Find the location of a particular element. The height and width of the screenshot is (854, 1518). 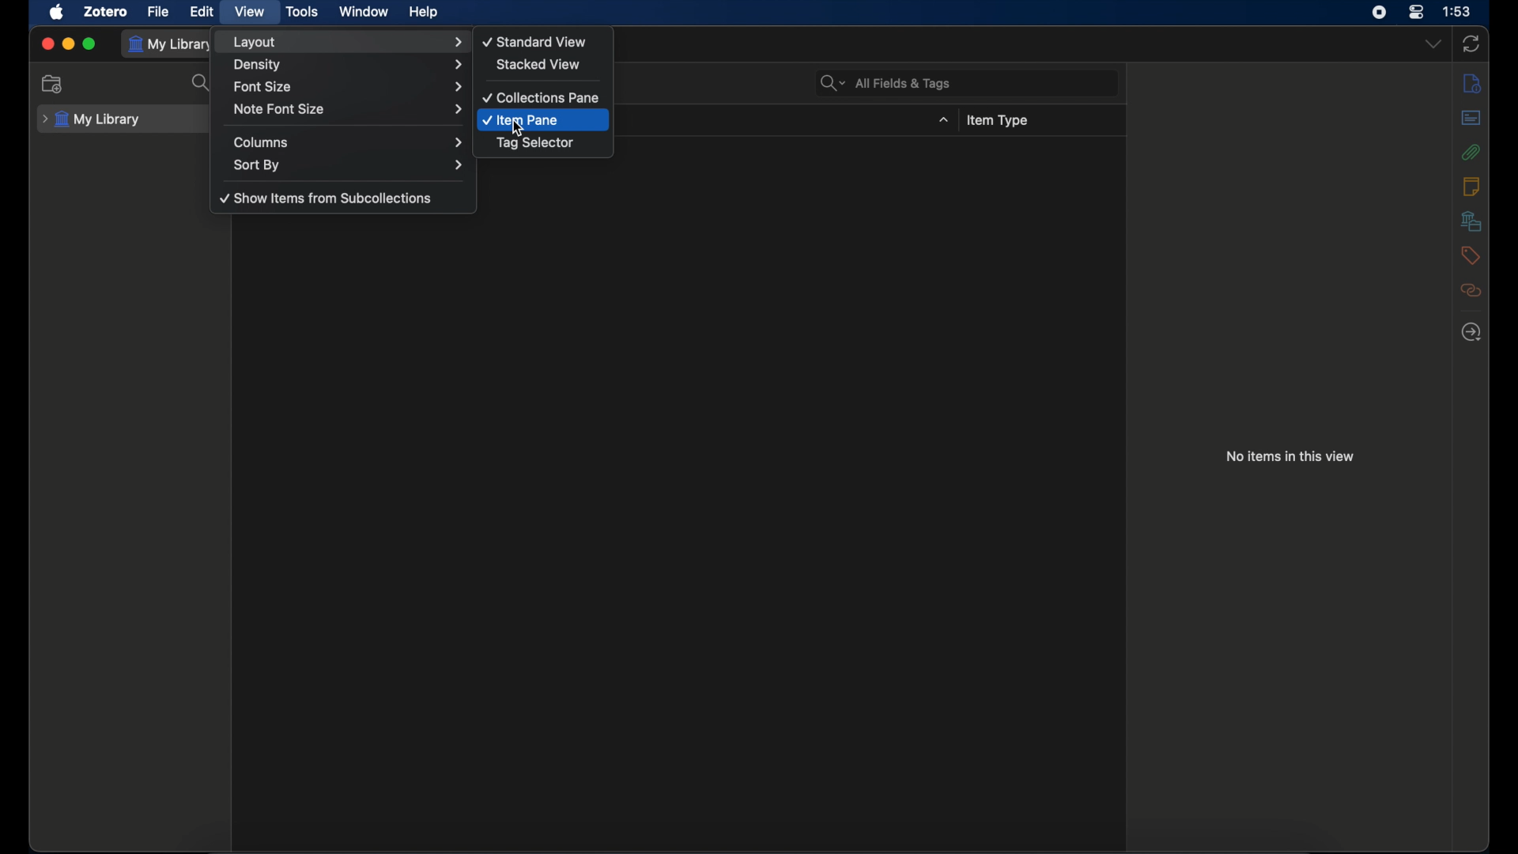

search is located at coordinates (202, 83).